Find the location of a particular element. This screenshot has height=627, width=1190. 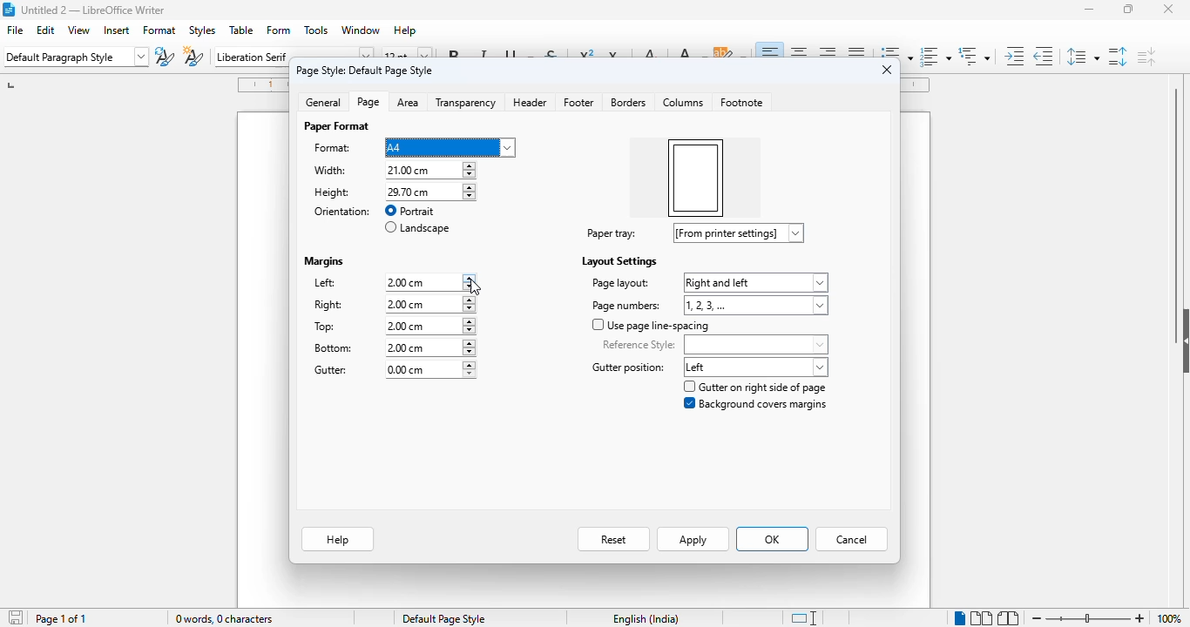

table is located at coordinates (242, 30).